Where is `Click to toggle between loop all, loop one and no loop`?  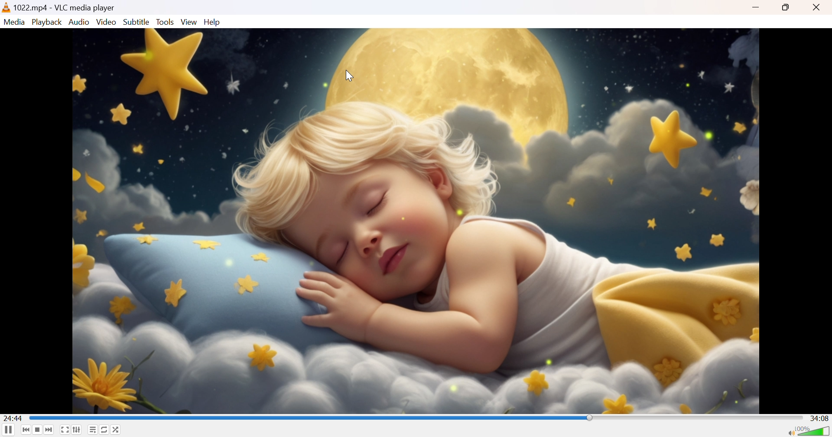 Click to toggle between loop all, loop one and no loop is located at coordinates (104, 429).